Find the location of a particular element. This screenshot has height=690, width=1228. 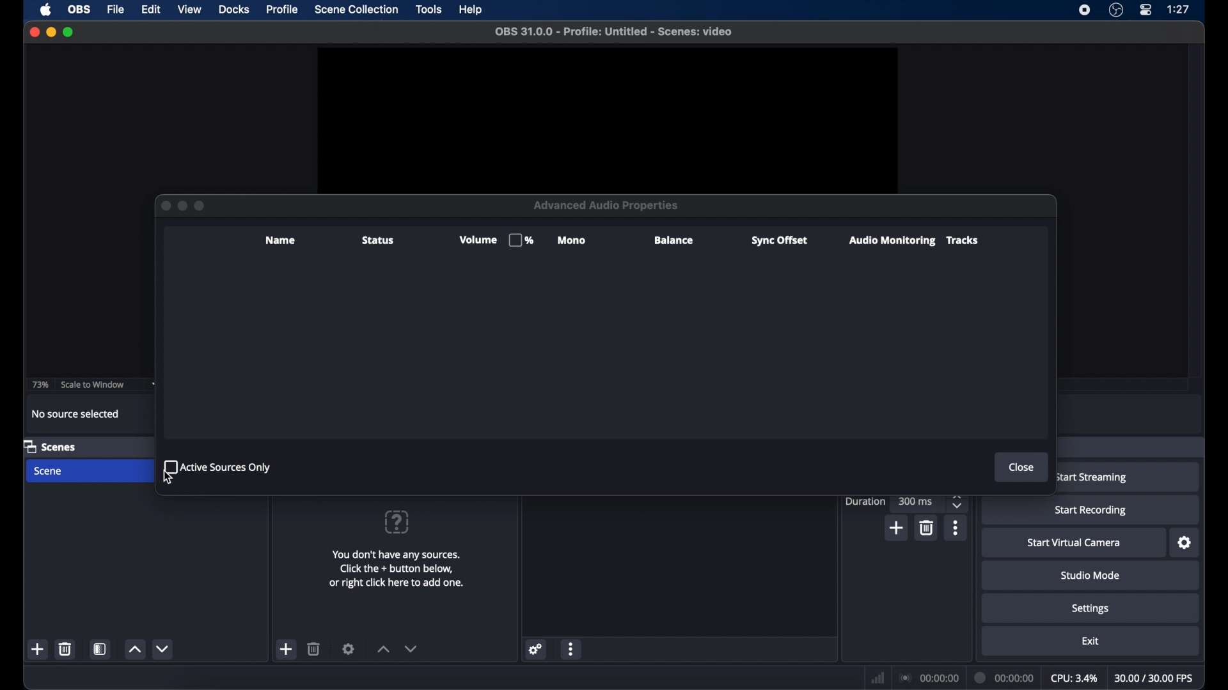

more options is located at coordinates (956, 528).